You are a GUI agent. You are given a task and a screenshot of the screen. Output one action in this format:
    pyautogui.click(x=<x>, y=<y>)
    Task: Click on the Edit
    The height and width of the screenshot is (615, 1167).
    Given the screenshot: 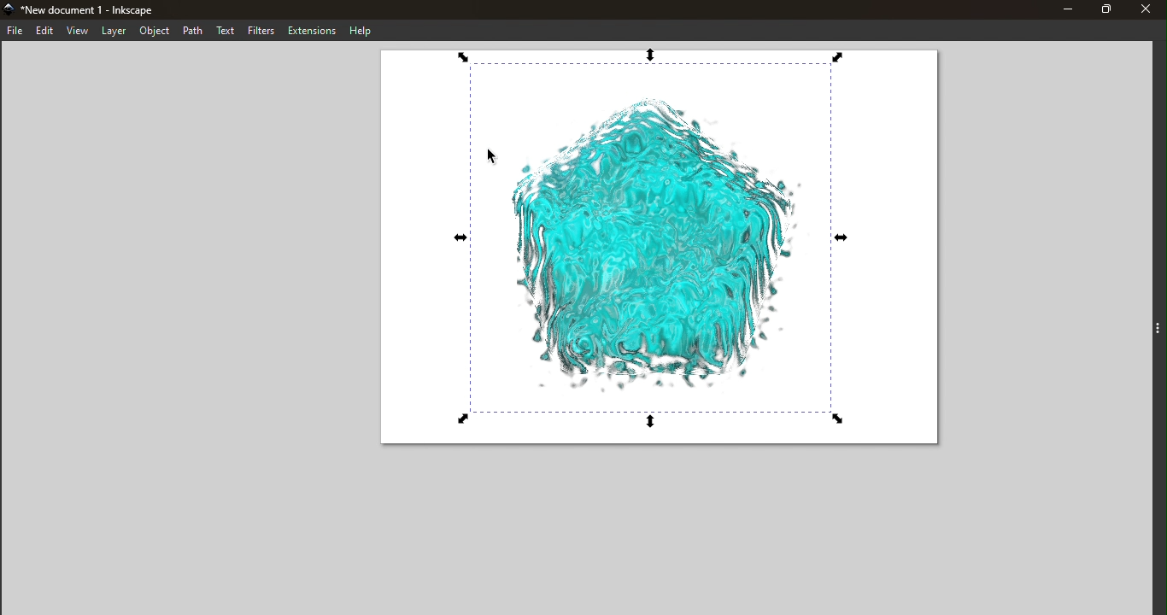 What is the action you would take?
    pyautogui.click(x=45, y=32)
    